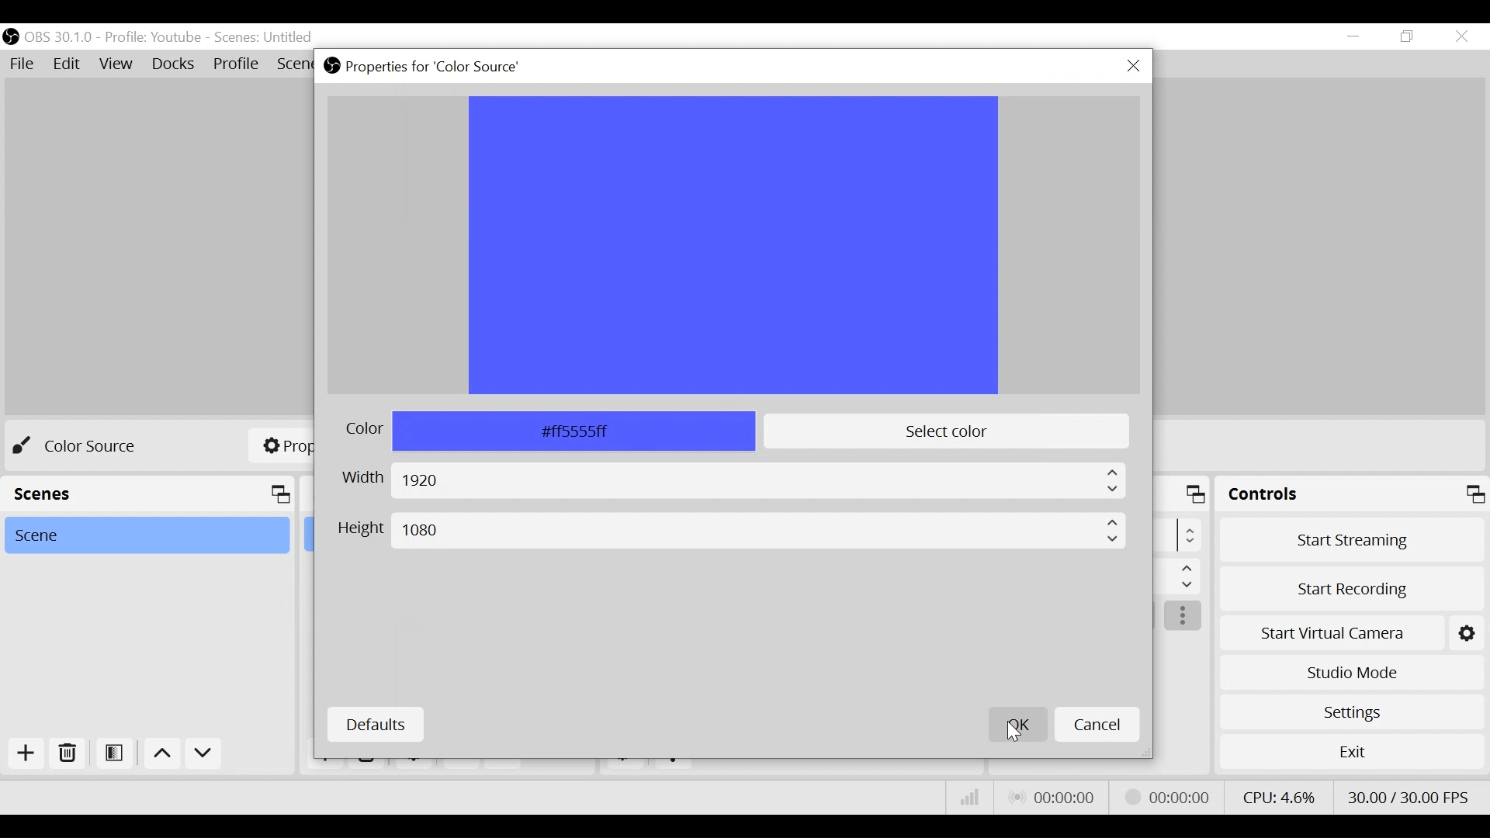 Image resolution: width=1490 pixels, height=838 pixels. Describe the element at coordinates (376, 724) in the screenshot. I see `Defaults` at that location.